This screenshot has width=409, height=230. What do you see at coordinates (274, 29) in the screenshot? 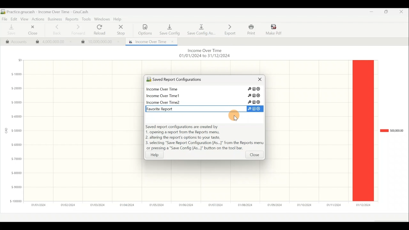
I see `Make Pdf` at bounding box center [274, 29].